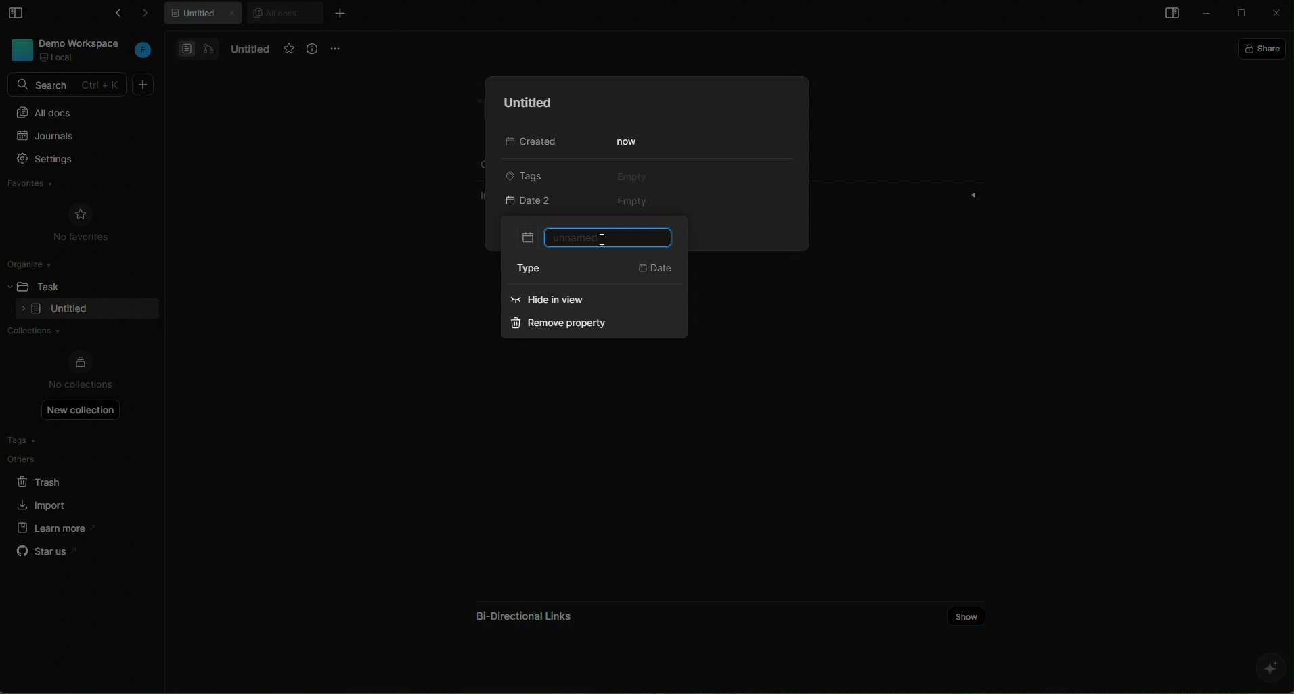 This screenshot has height=694, width=1294. Describe the element at coordinates (313, 49) in the screenshot. I see `info` at that location.